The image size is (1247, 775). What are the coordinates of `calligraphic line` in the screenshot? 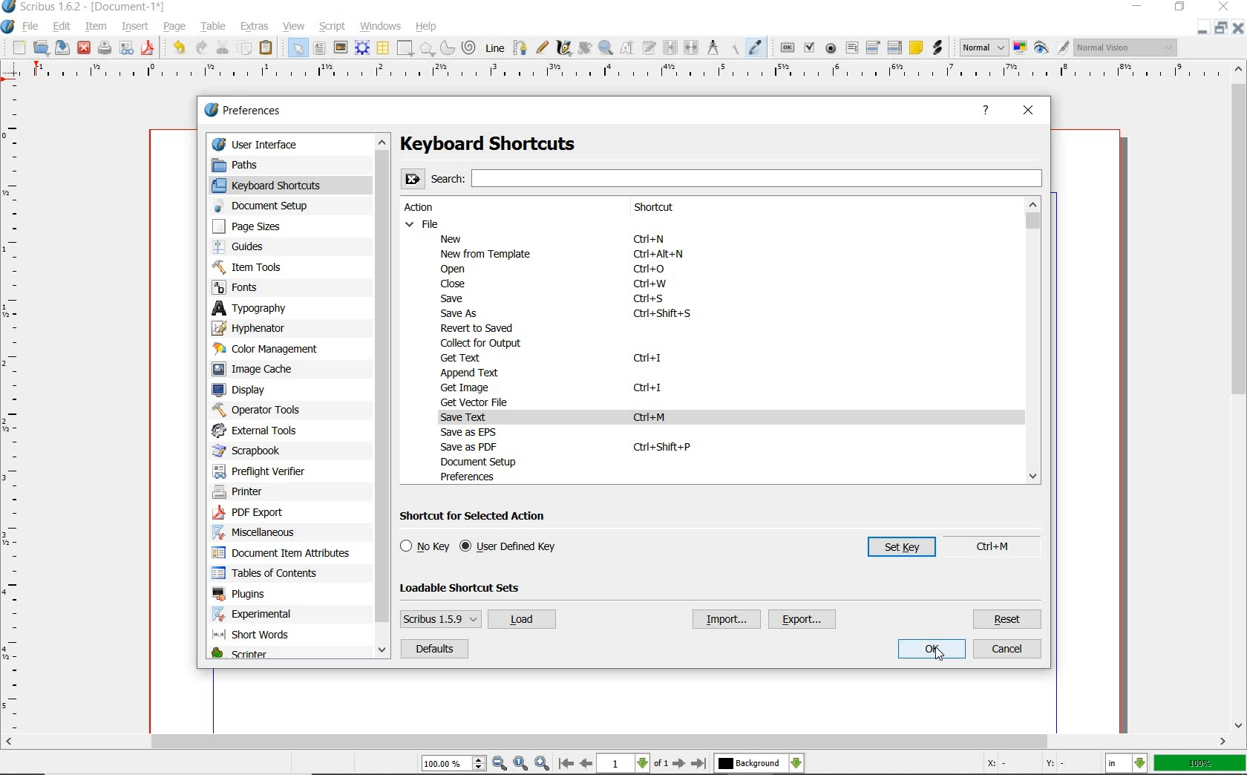 It's located at (565, 49).